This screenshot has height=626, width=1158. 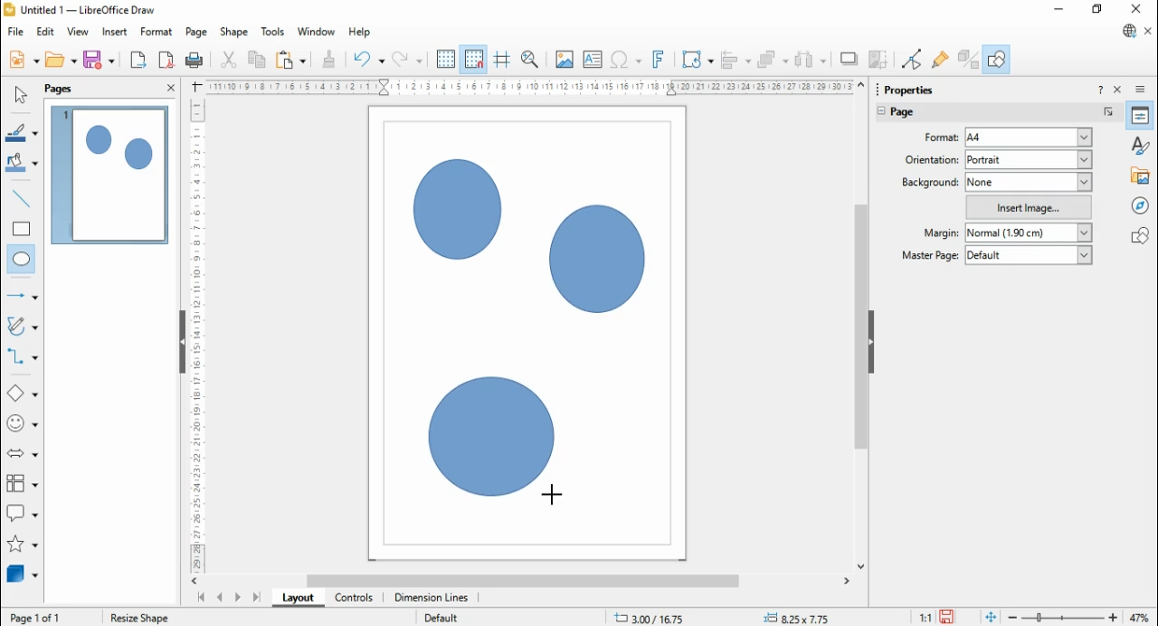 I want to click on snap to grid, so click(x=475, y=59).